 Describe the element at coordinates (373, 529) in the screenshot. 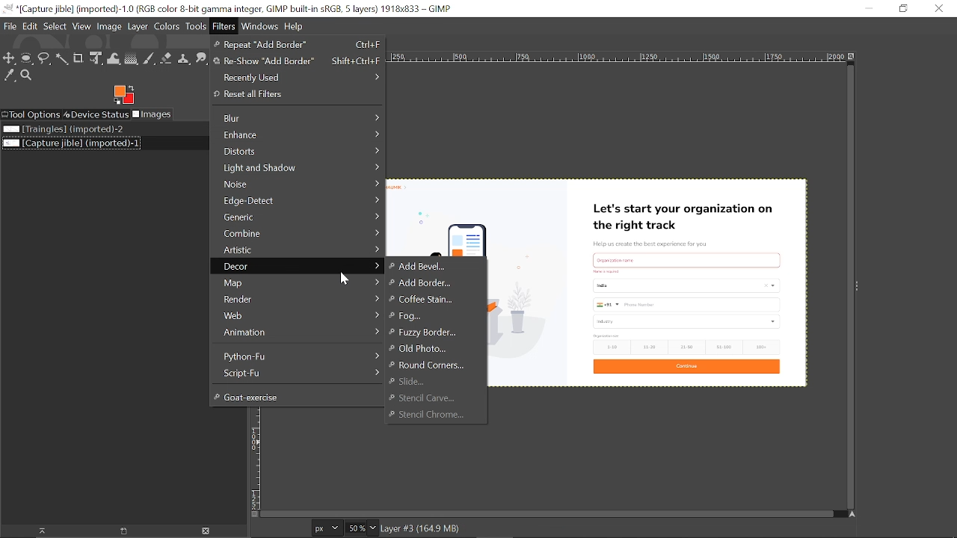

I see `Zoom options` at that location.